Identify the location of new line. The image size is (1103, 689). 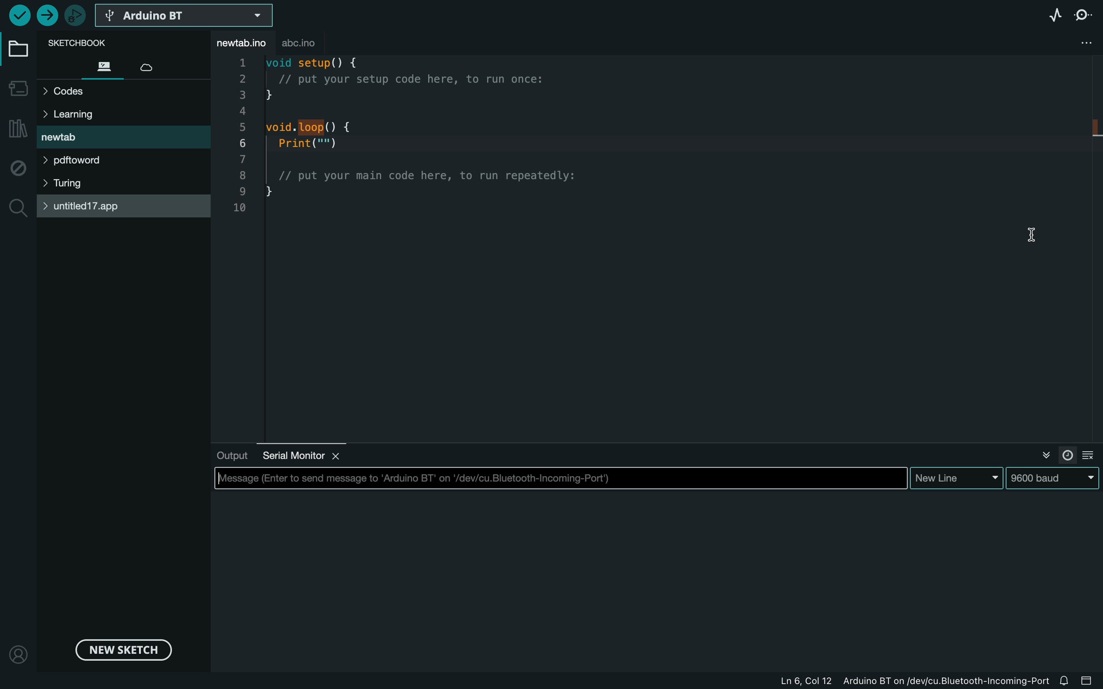
(957, 478).